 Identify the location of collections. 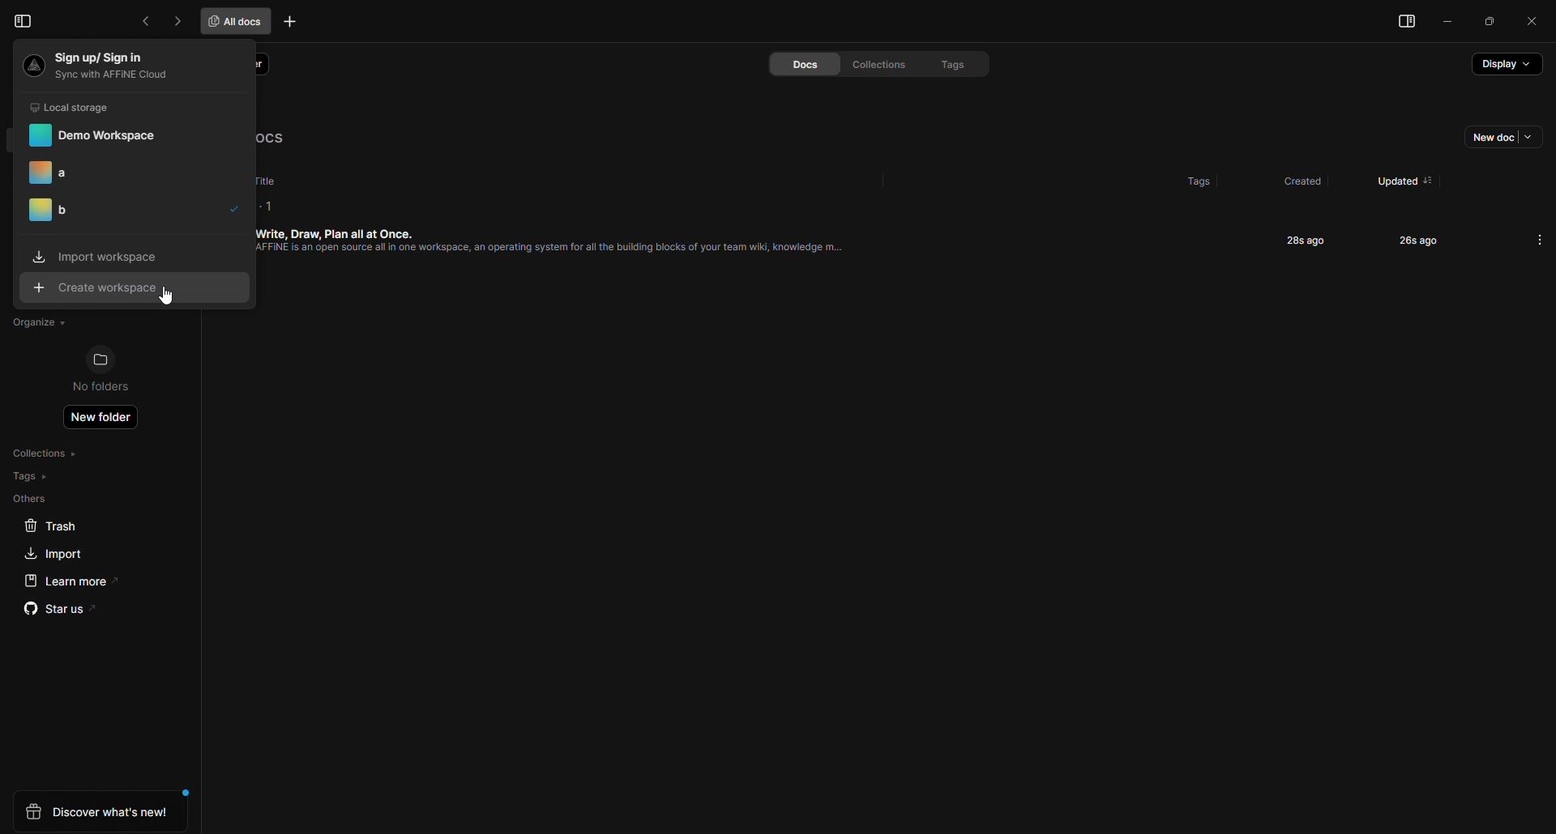
(873, 64).